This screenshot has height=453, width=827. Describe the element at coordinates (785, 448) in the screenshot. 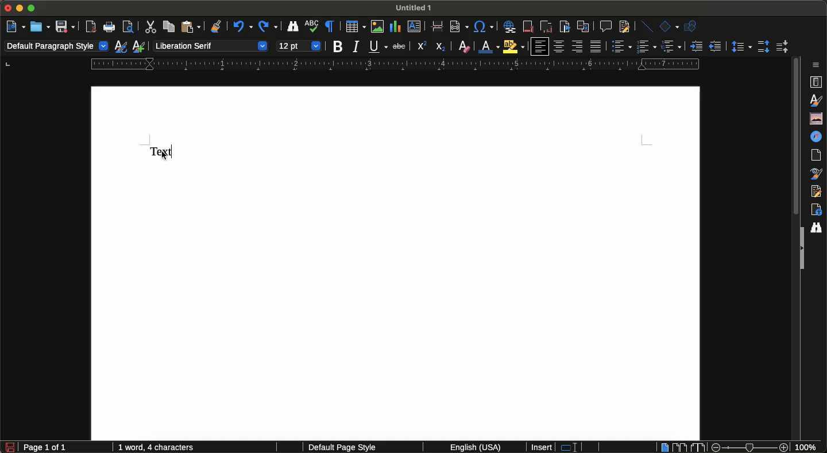

I see `Zoom in` at that location.